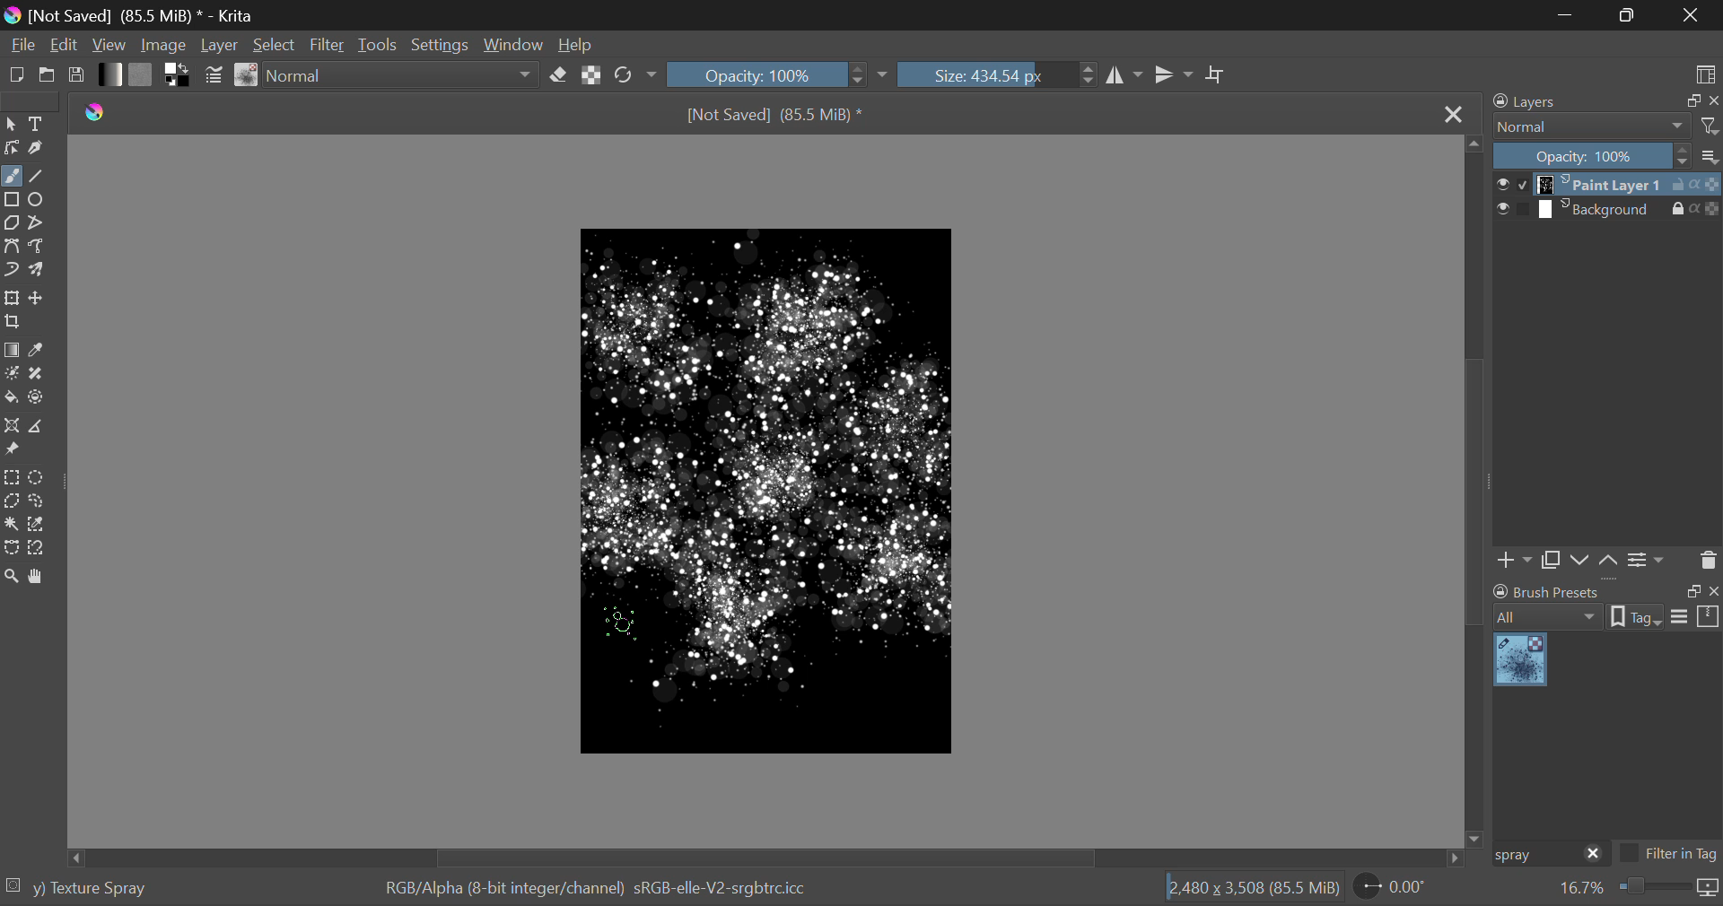 The height and width of the screenshot is (906, 1723). Describe the element at coordinates (1511, 184) in the screenshot. I see `checkbox` at that location.